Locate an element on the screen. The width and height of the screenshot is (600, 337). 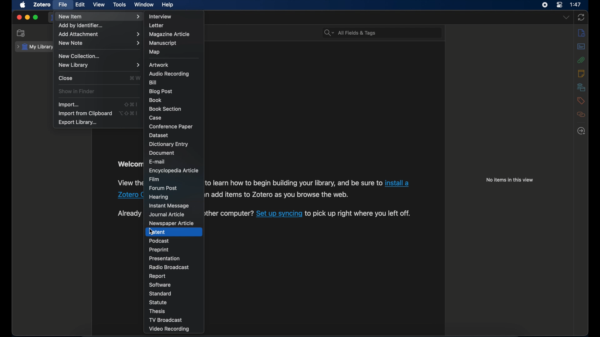
statue is located at coordinates (158, 302).